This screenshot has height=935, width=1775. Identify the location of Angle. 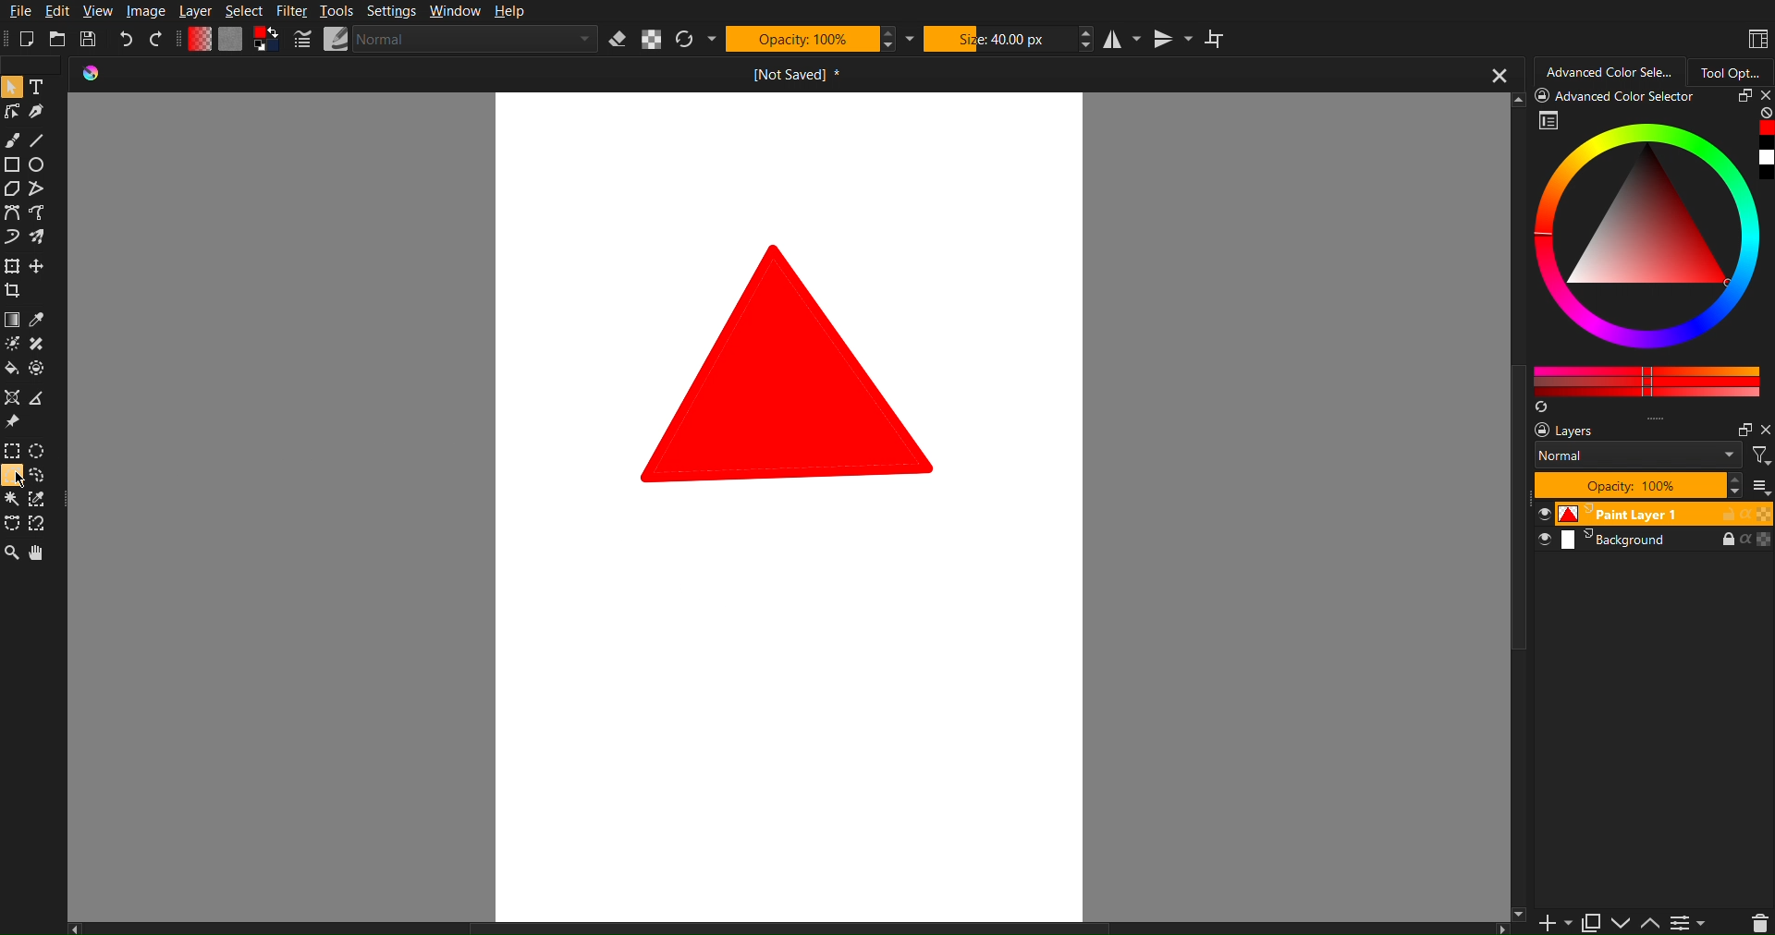
(37, 401).